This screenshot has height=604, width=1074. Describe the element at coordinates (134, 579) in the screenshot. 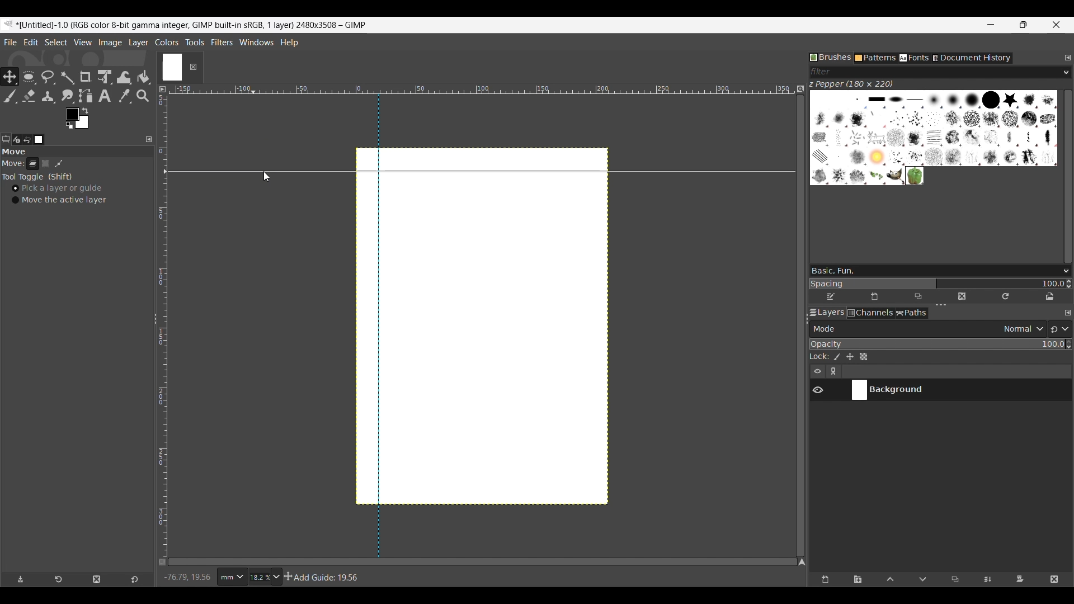

I see `Reset to default values` at that location.